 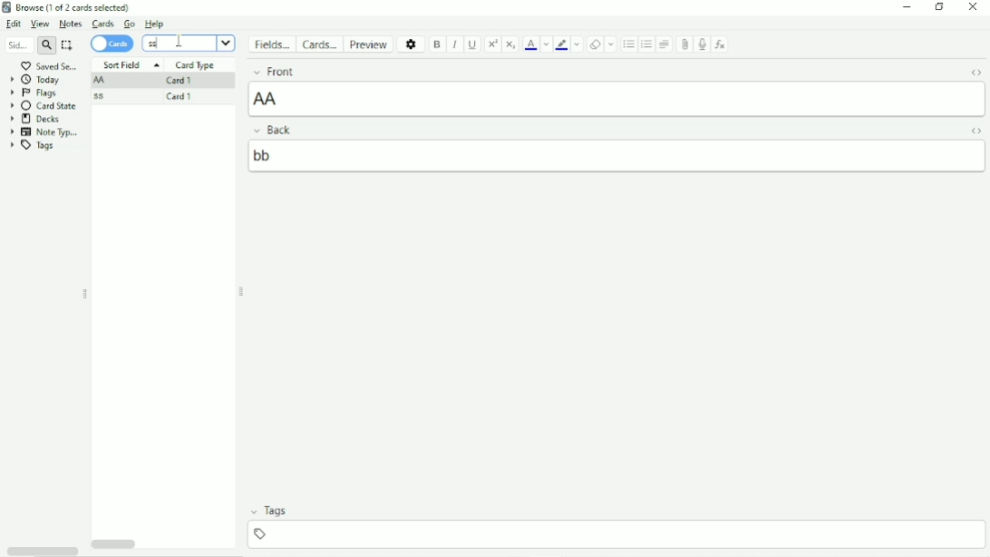 I want to click on Subscript, so click(x=511, y=44).